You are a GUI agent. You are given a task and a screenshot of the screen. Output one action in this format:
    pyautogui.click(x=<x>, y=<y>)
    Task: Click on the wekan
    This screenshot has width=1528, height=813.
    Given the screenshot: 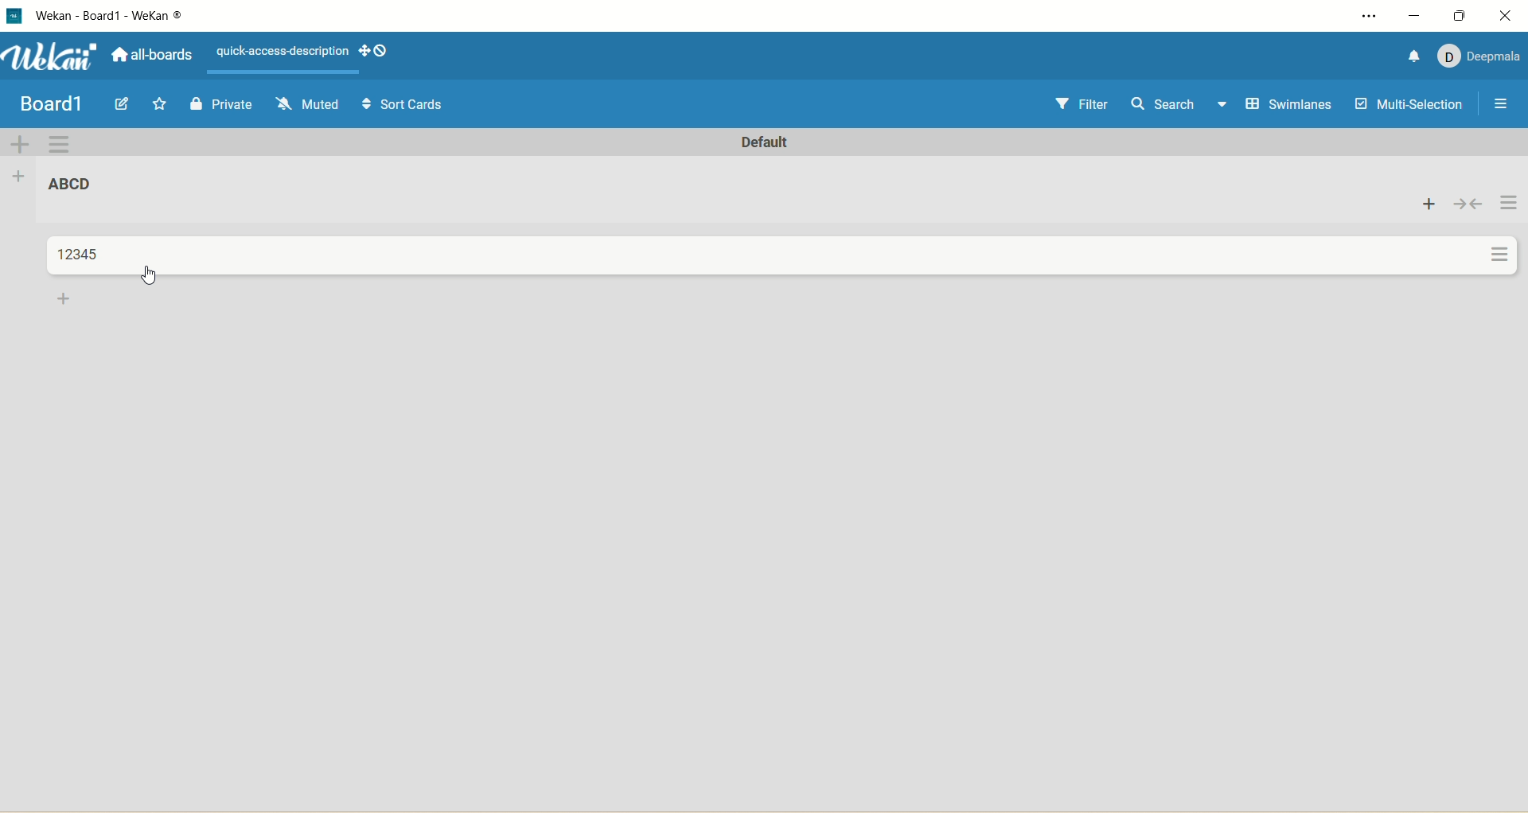 What is the action you would take?
    pyautogui.click(x=52, y=59)
    